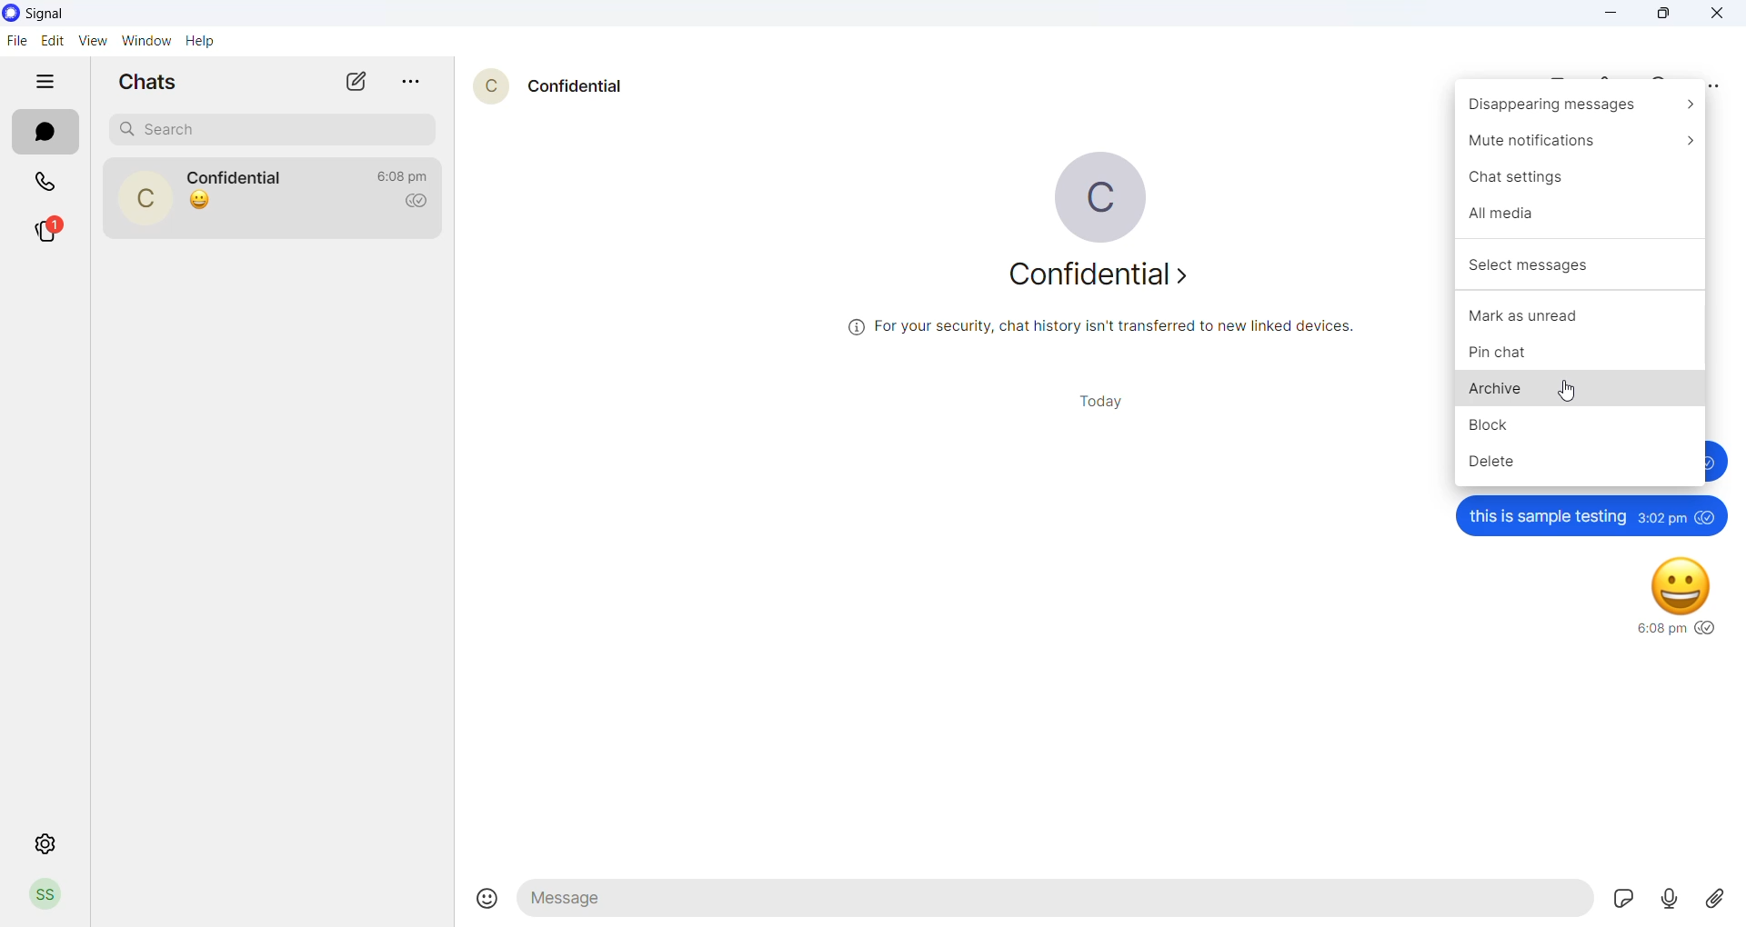  I want to click on hide, so click(45, 79).